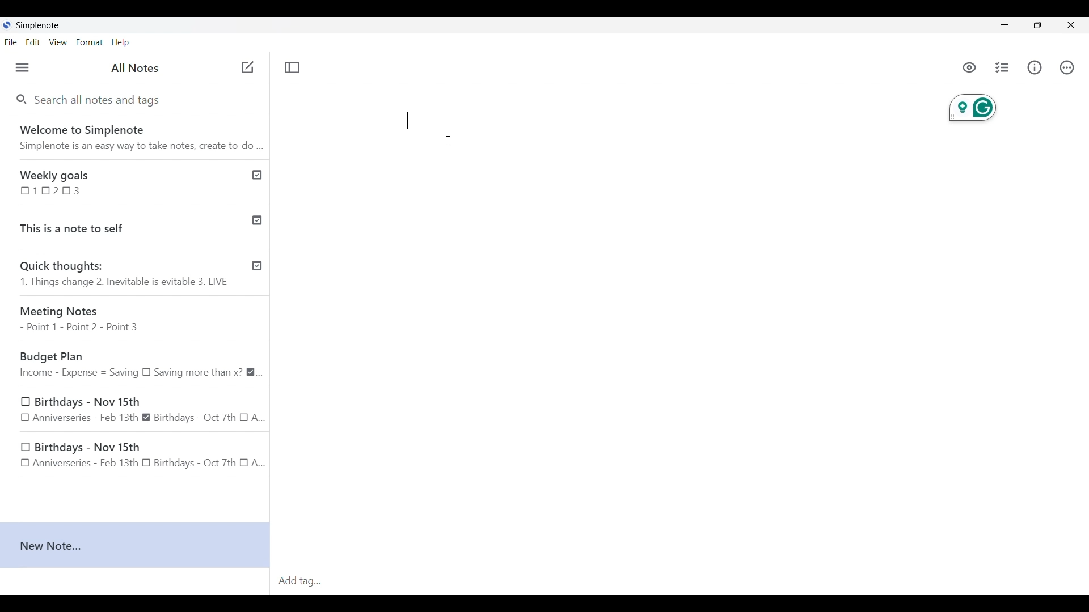 The width and height of the screenshot is (1089, 612). I want to click on This is a note to self, so click(121, 226).